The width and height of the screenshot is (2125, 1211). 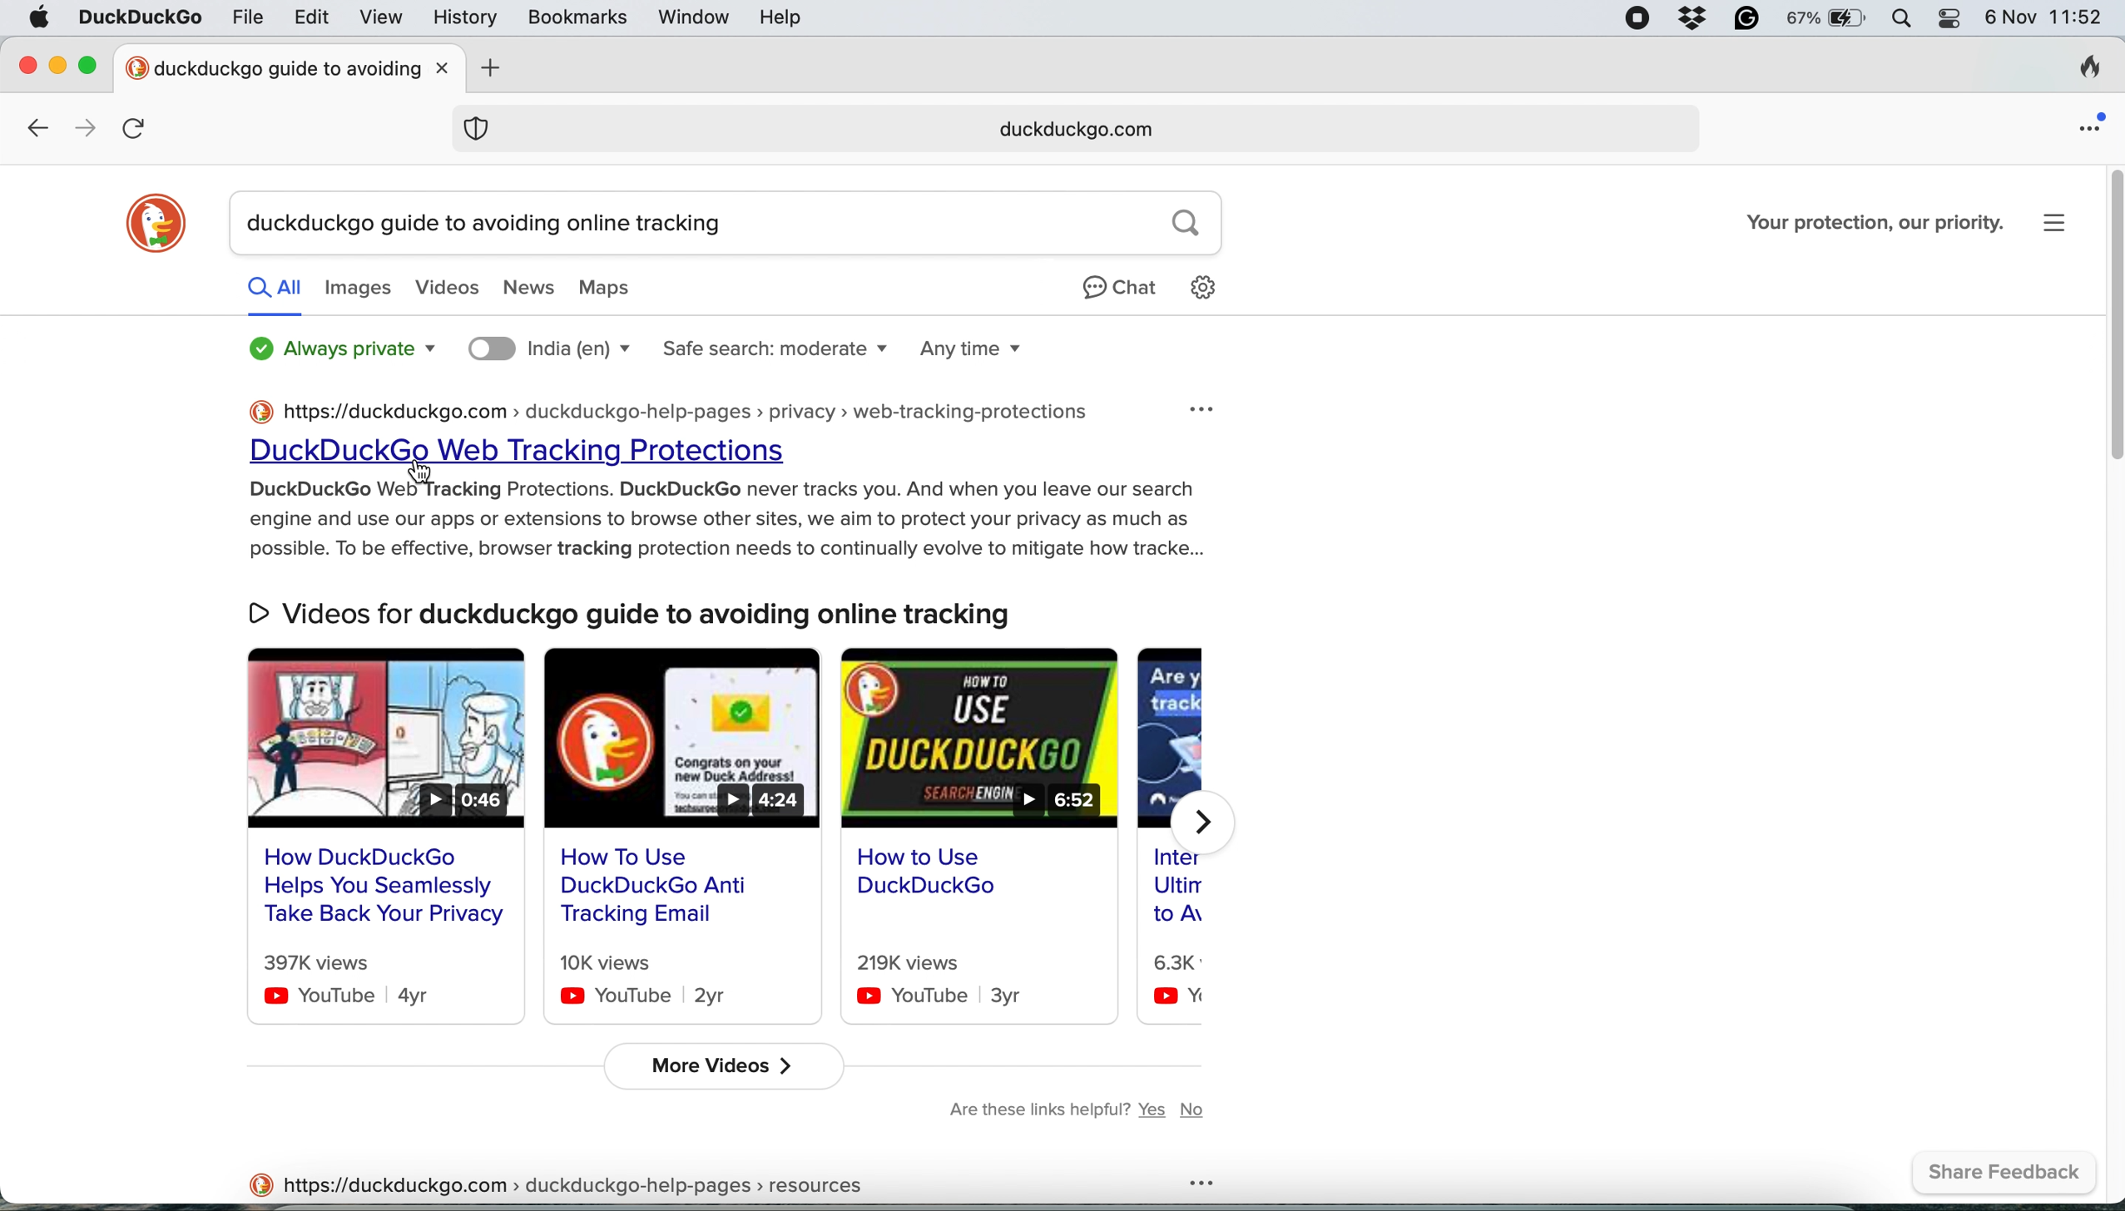 What do you see at coordinates (1830, 18) in the screenshot?
I see `battery` at bounding box center [1830, 18].